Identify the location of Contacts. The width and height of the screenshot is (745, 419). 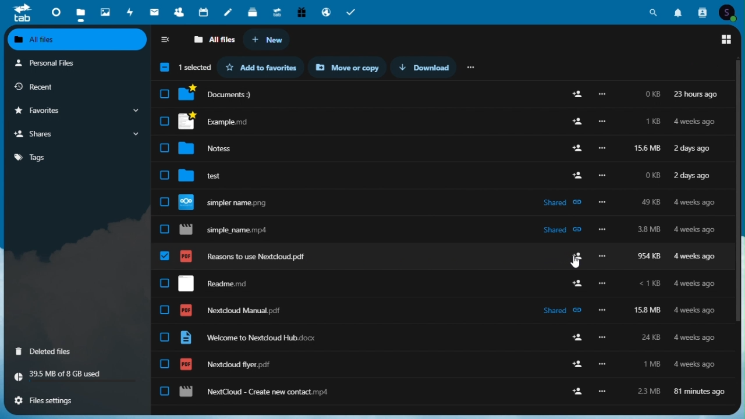
(178, 12).